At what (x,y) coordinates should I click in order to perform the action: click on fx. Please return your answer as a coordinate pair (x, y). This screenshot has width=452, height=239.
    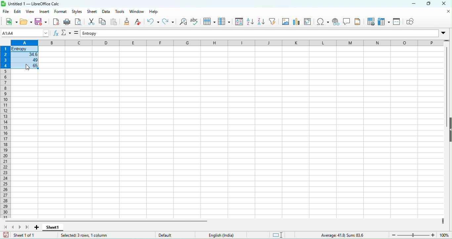
    Looking at the image, I should click on (57, 33).